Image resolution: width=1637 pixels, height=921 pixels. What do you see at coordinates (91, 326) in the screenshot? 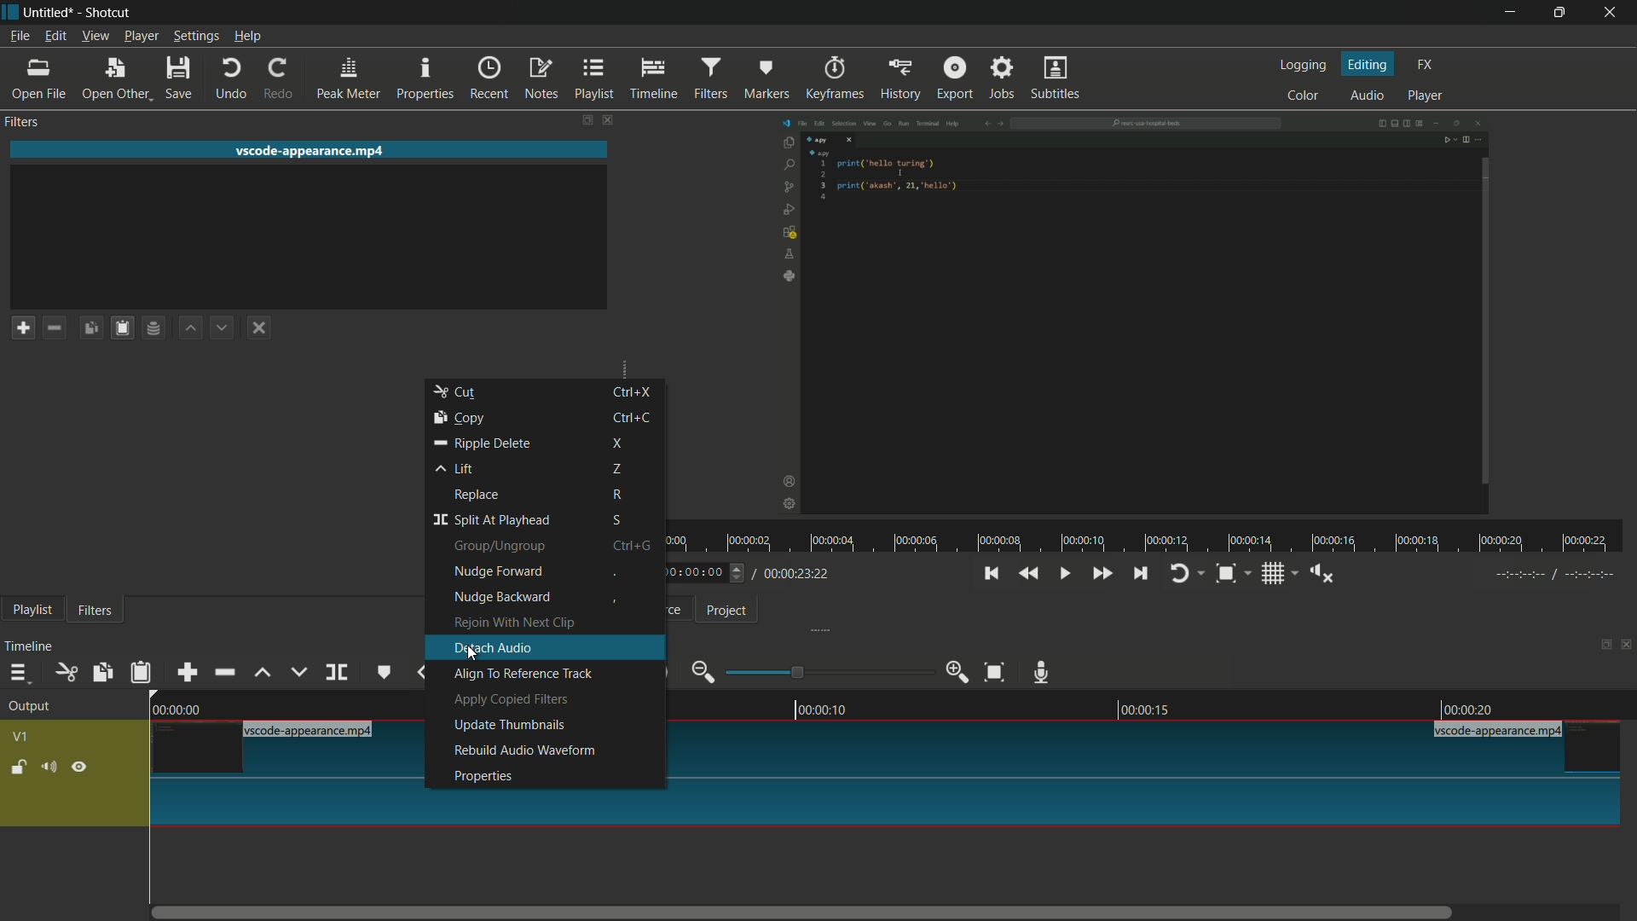
I see `copy checked filters` at bounding box center [91, 326].